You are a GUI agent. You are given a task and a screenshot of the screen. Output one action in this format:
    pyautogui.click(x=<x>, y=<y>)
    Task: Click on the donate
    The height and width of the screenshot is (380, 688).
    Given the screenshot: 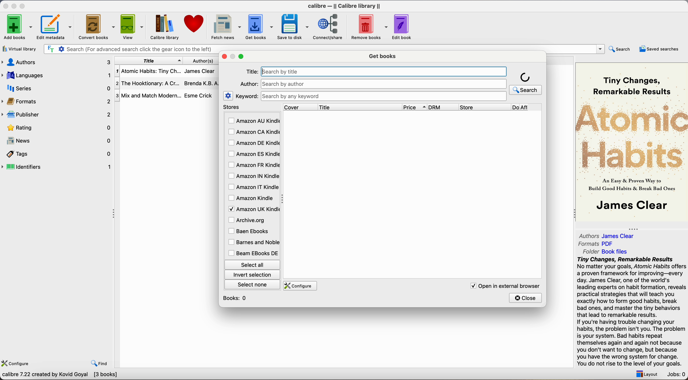 What is the action you would take?
    pyautogui.click(x=194, y=24)
    